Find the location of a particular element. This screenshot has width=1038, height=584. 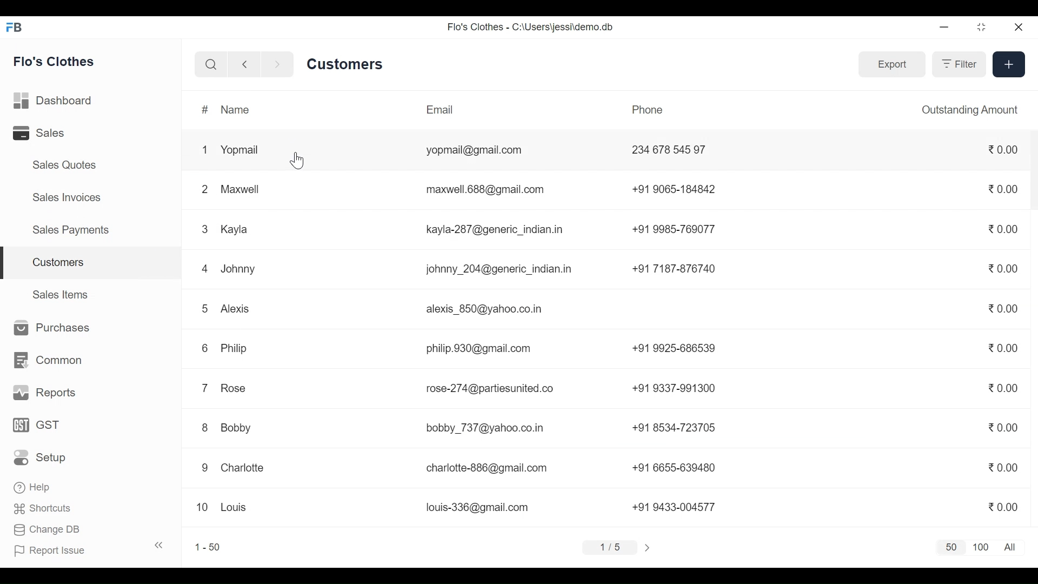

Bobby is located at coordinates (234, 426).